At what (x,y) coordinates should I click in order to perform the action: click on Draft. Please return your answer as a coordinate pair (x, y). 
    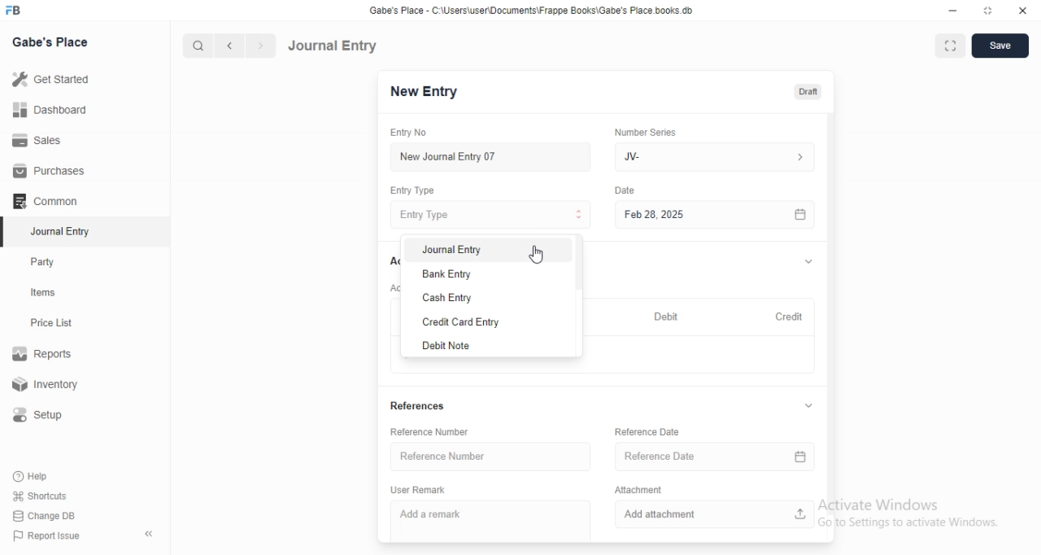
    Looking at the image, I should click on (808, 92).